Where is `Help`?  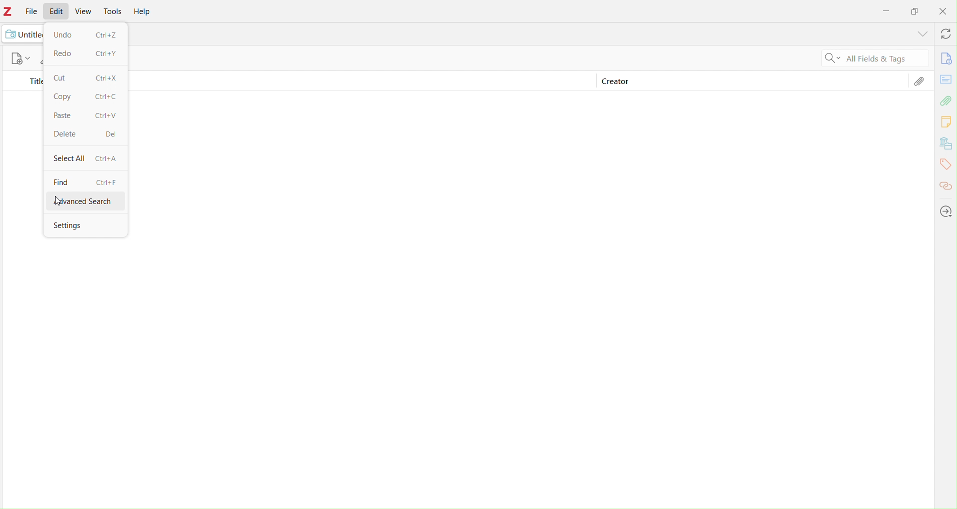 Help is located at coordinates (145, 12).